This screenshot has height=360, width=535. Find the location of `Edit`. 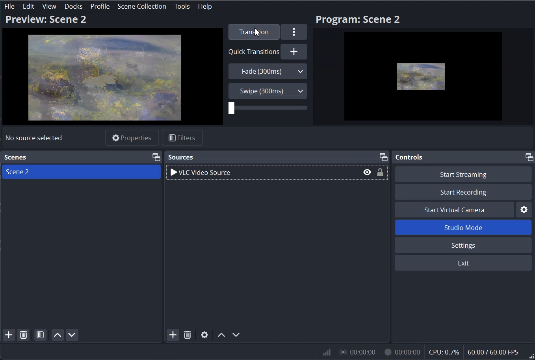

Edit is located at coordinates (29, 6).